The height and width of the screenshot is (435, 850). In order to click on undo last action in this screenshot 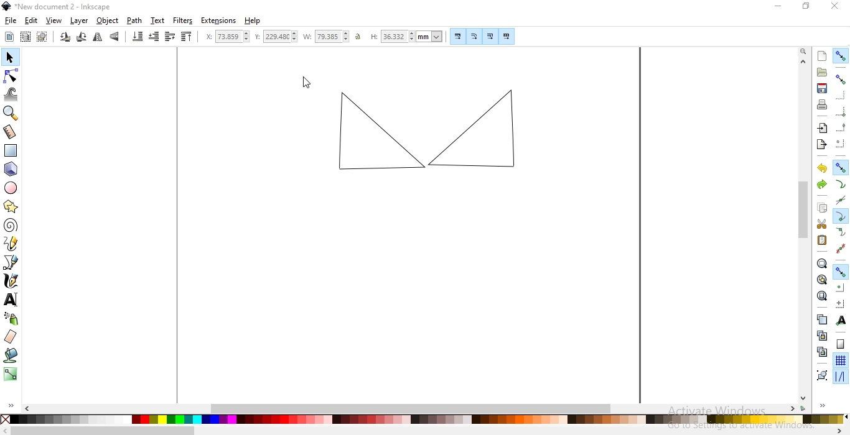, I will do `click(823, 169)`.